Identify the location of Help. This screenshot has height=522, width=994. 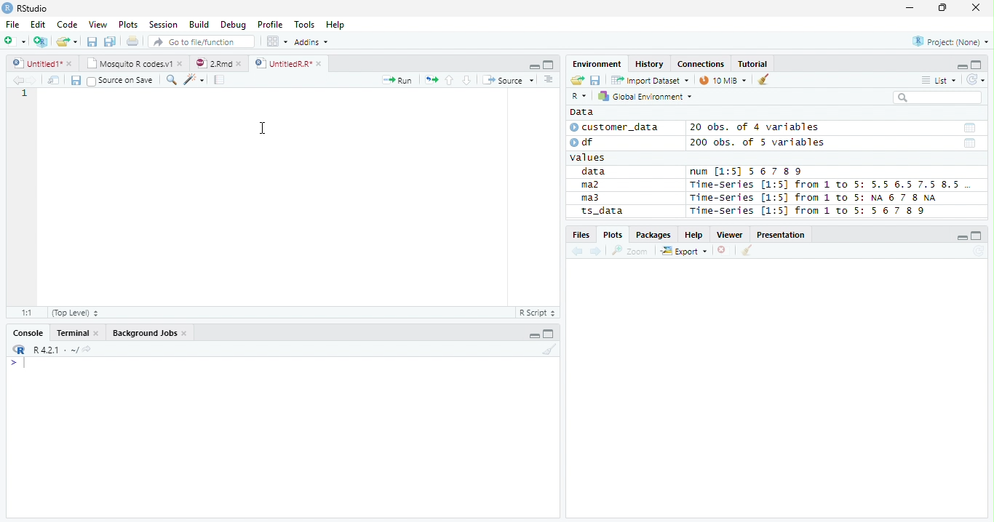
(337, 25).